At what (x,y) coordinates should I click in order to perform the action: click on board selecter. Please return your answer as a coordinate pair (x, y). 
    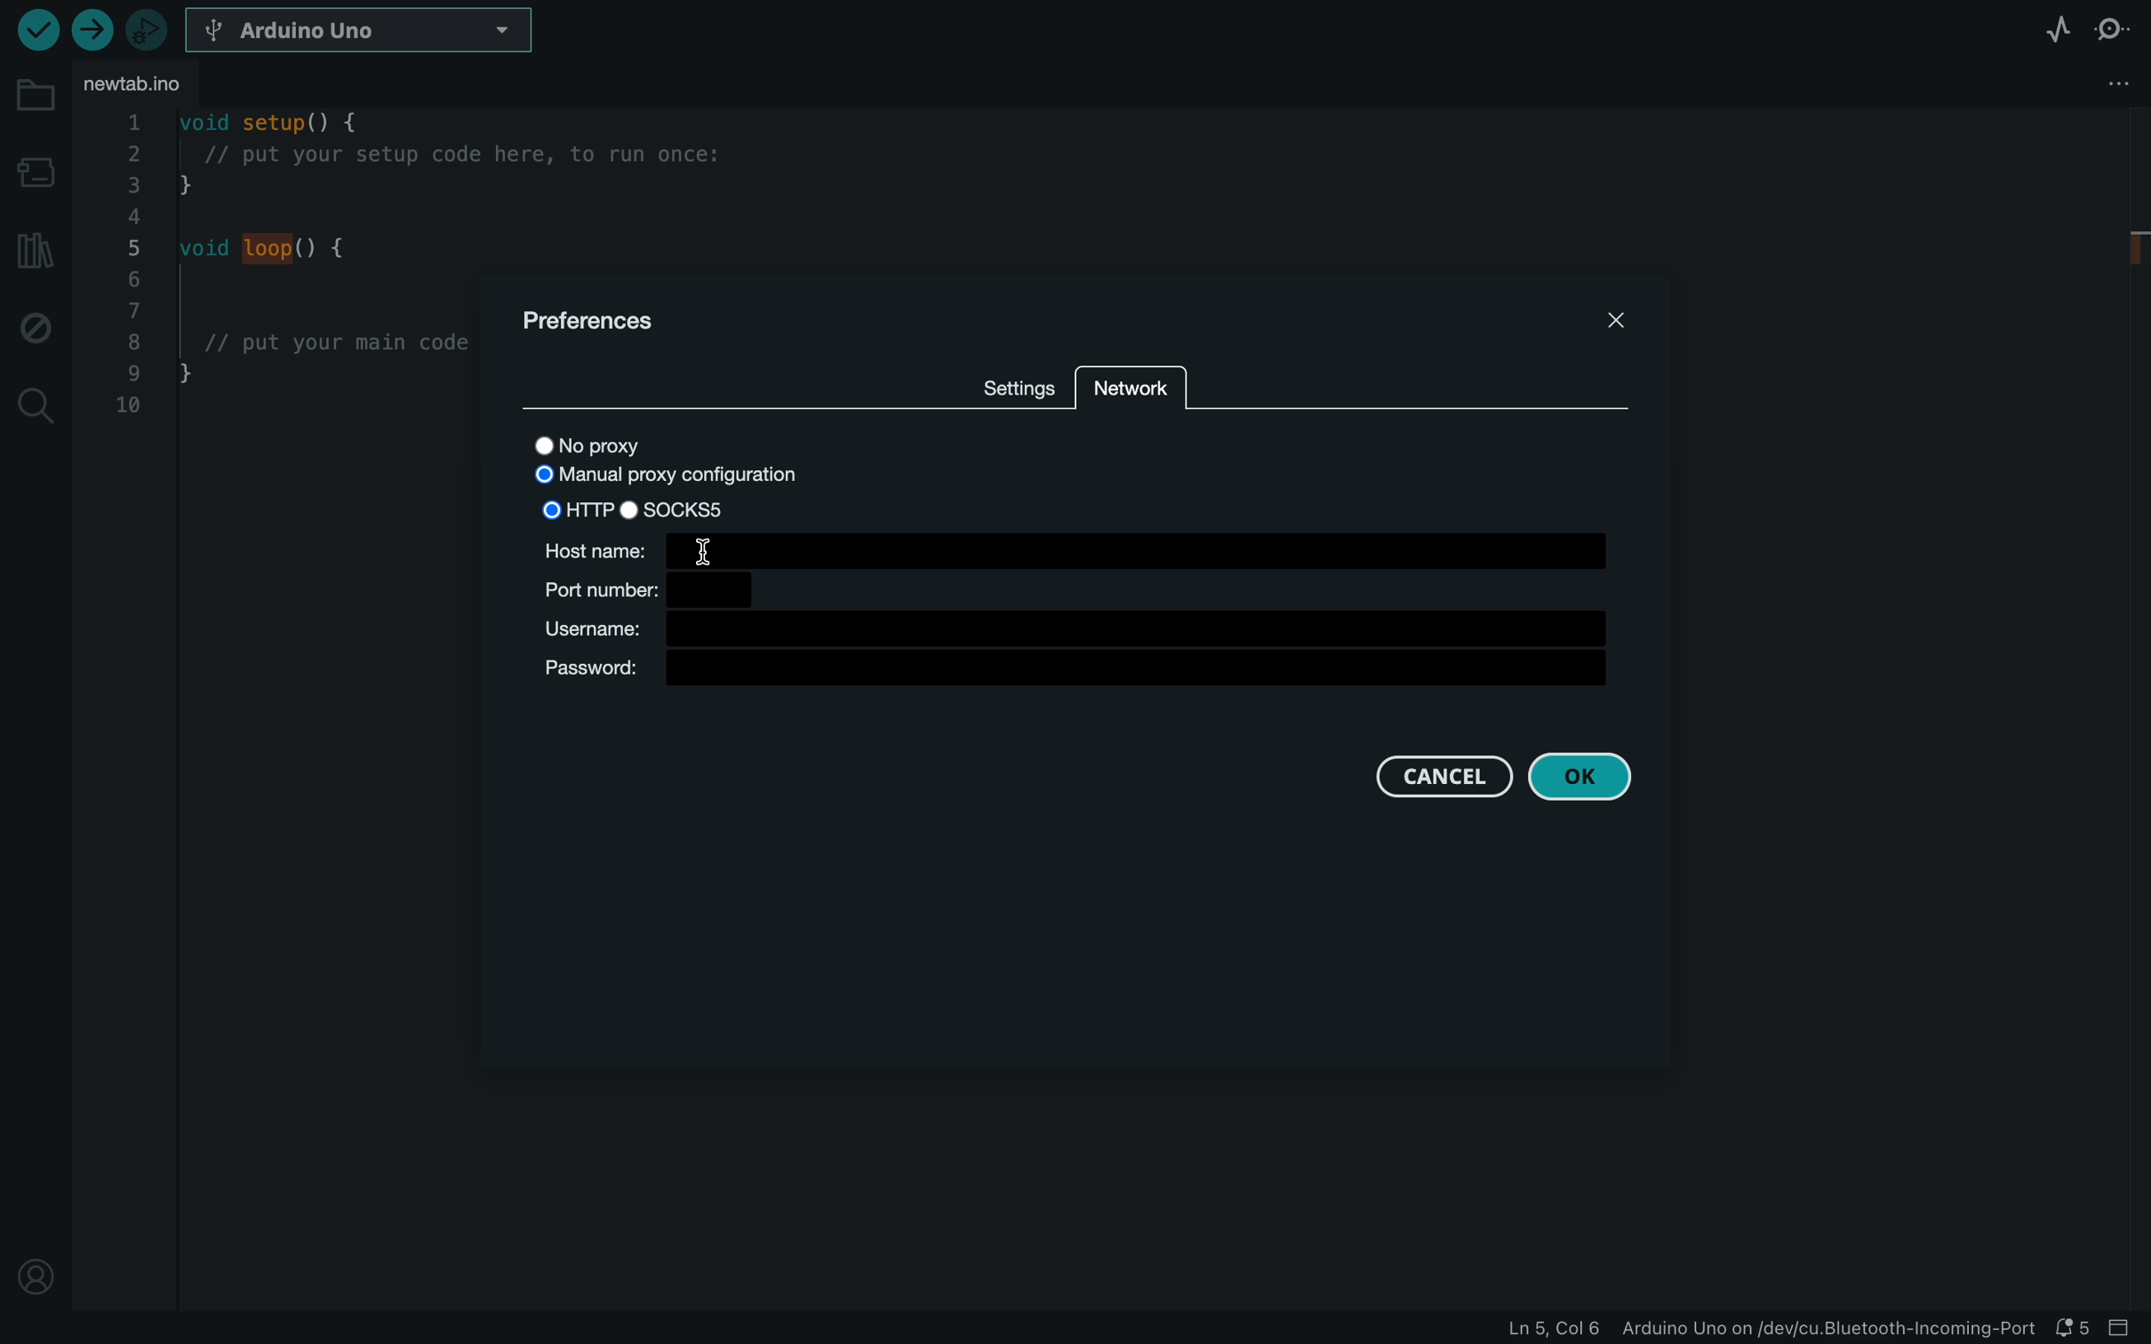
    Looking at the image, I should click on (362, 32).